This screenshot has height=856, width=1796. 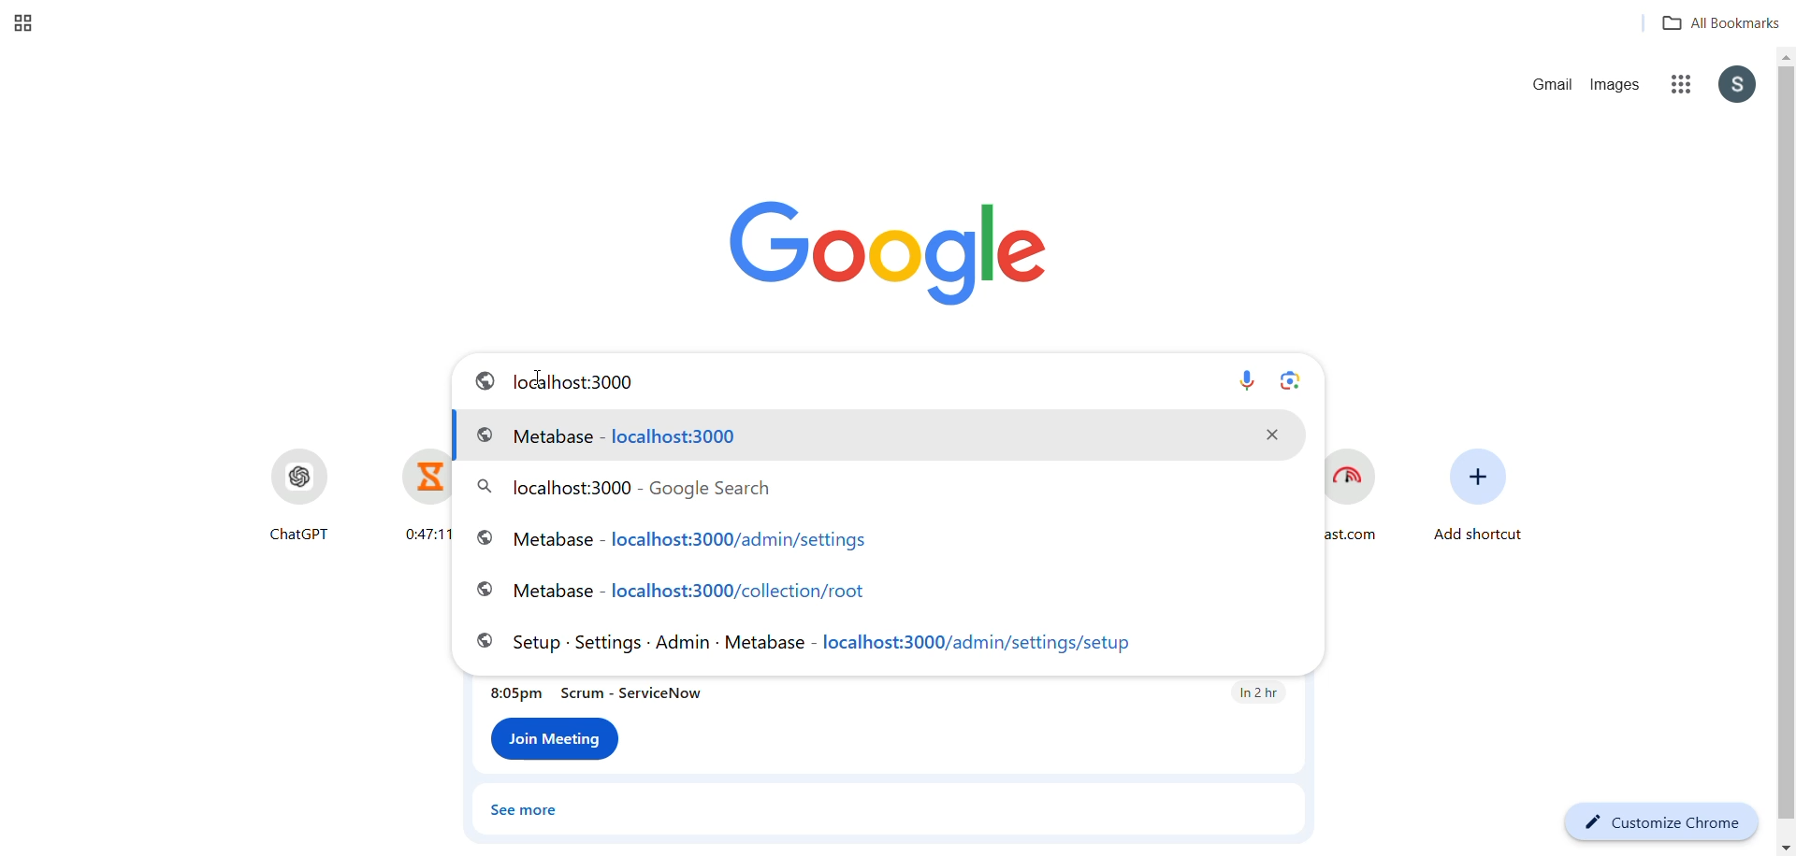 I want to click on google logo, so click(x=890, y=249).